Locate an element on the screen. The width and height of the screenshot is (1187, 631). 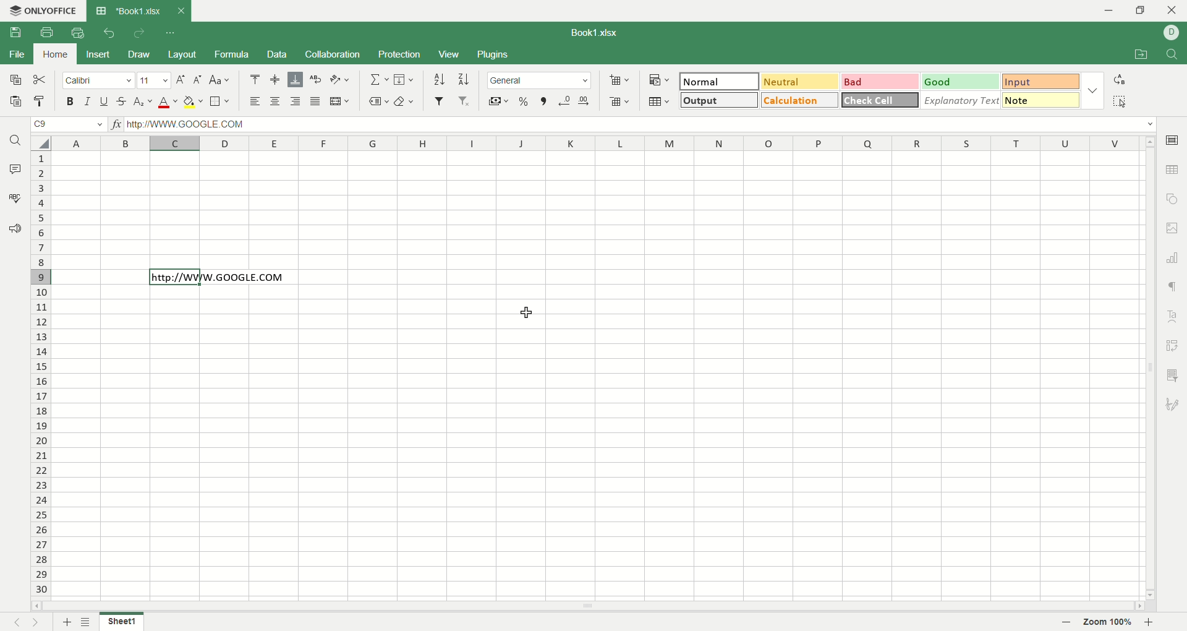
orientation is located at coordinates (338, 79).